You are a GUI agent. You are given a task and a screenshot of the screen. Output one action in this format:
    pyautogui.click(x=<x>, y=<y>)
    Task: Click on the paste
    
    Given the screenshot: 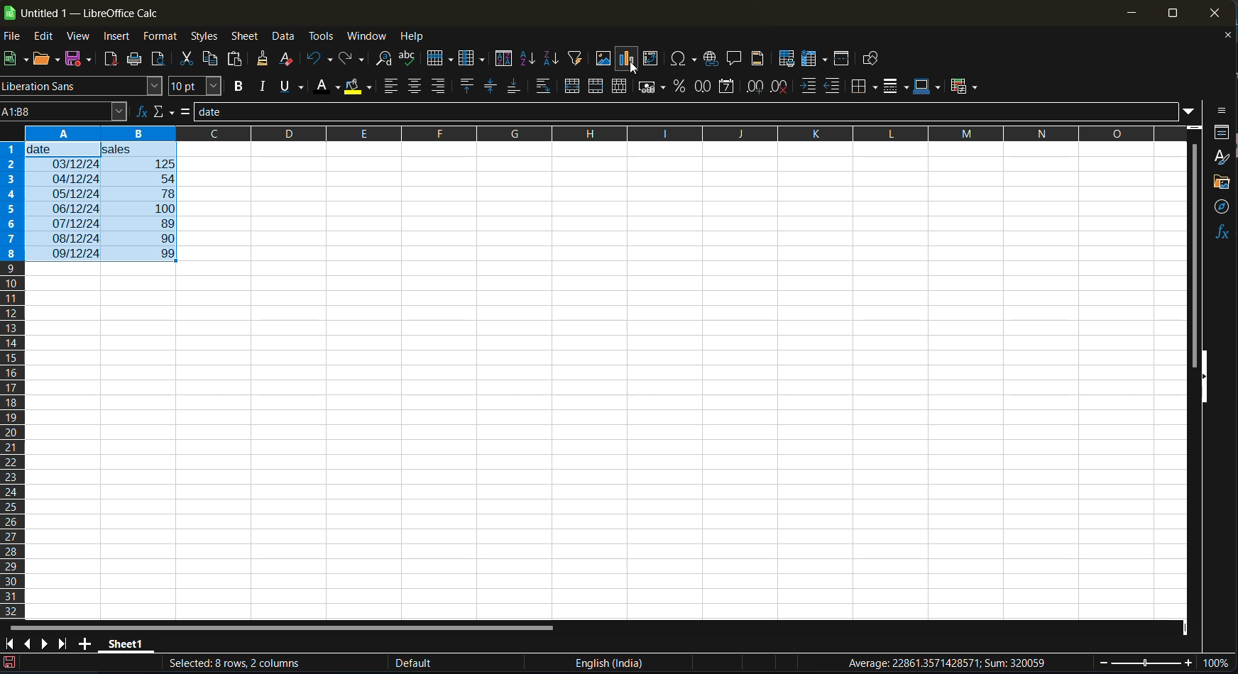 What is the action you would take?
    pyautogui.click(x=237, y=59)
    